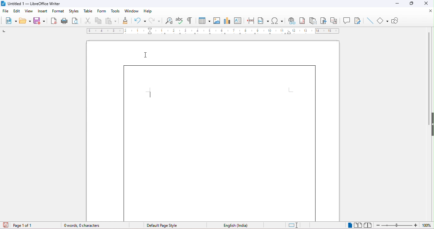  I want to click on vertical scroll bar, so click(430, 70).